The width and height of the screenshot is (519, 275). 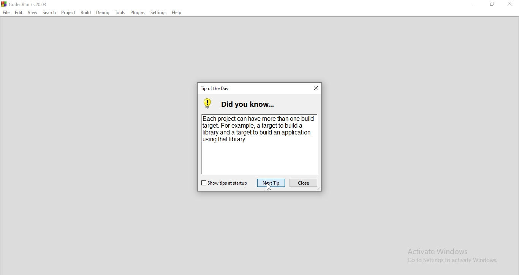 I want to click on Each project can have more than one build target. For example, a target to build a library and a target to build an application using that library, so click(x=259, y=131).